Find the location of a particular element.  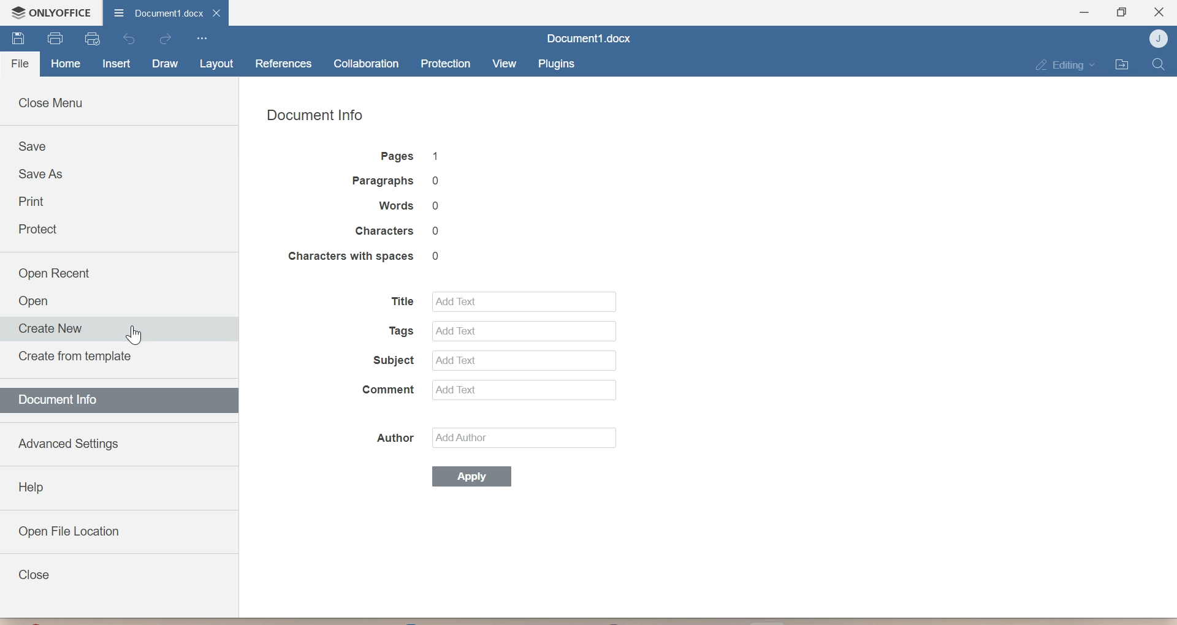

Title is located at coordinates (400, 302).